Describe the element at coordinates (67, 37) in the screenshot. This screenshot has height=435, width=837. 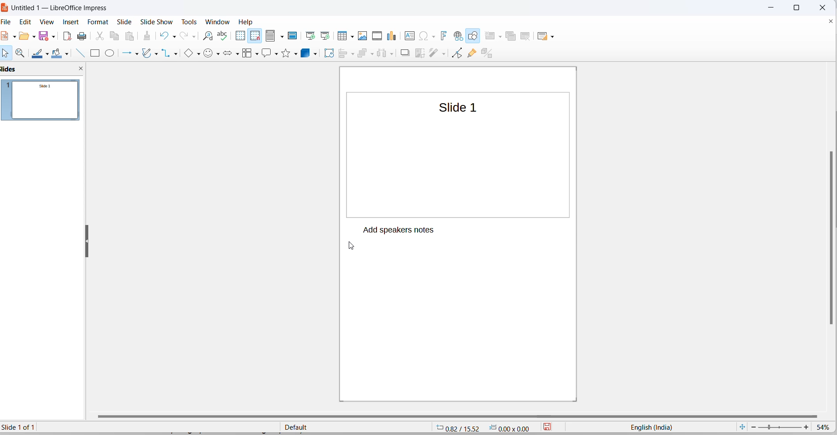
I see `export as pdf` at that location.